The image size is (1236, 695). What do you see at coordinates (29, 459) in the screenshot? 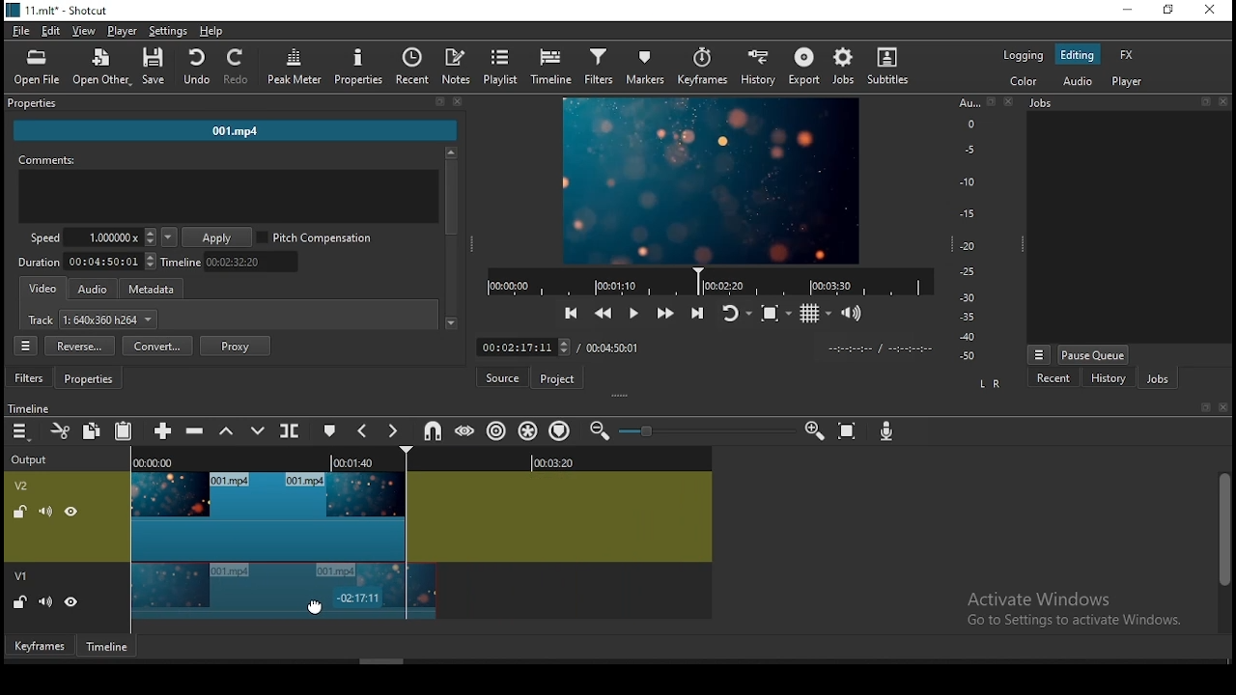
I see `OUTPUT` at bounding box center [29, 459].